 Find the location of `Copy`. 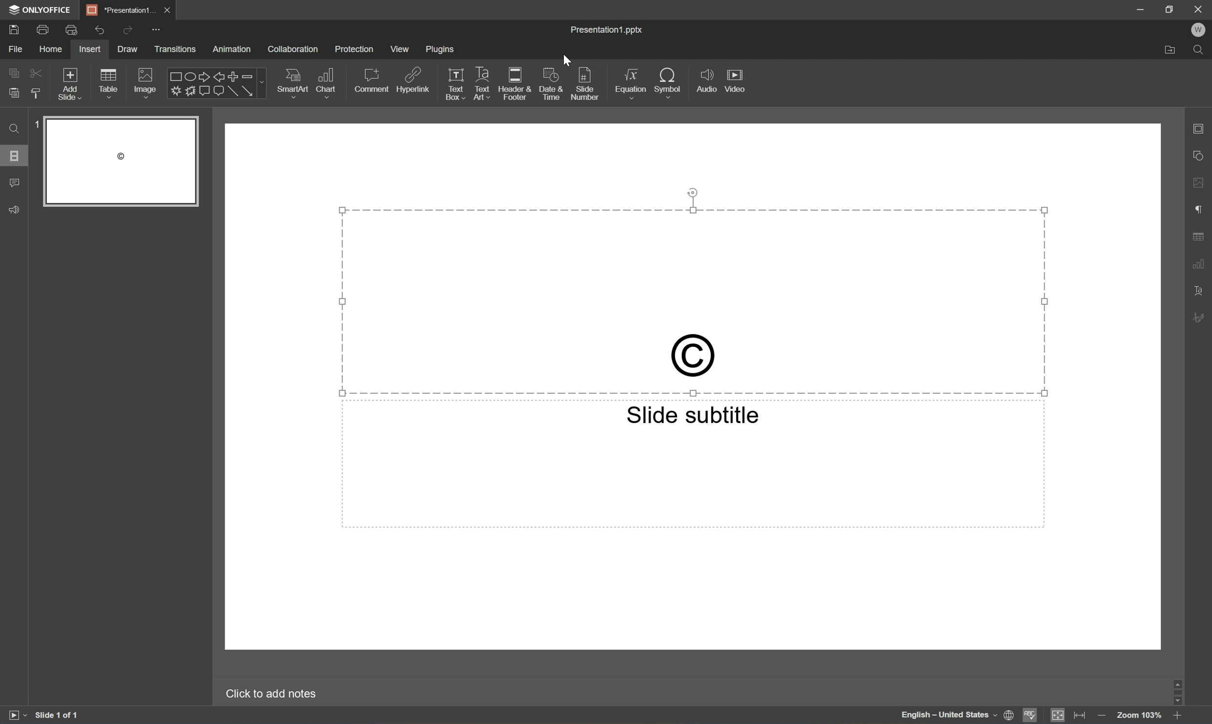

Copy is located at coordinates (11, 71).